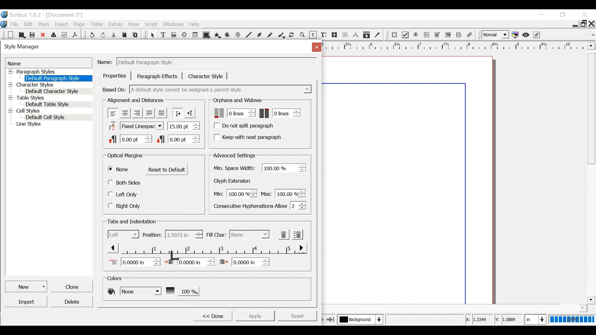 Image resolution: width=596 pixels, height=335 pixels. What do you see at coordinates (478, 320) in the screenshot?
I see `X Coordinates` at bounding box center [478, 320].